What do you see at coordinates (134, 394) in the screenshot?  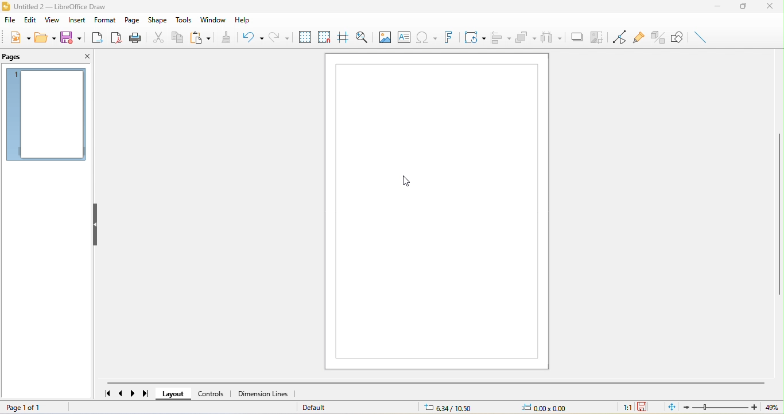 I see `next page` at bounding box center [134, 394].